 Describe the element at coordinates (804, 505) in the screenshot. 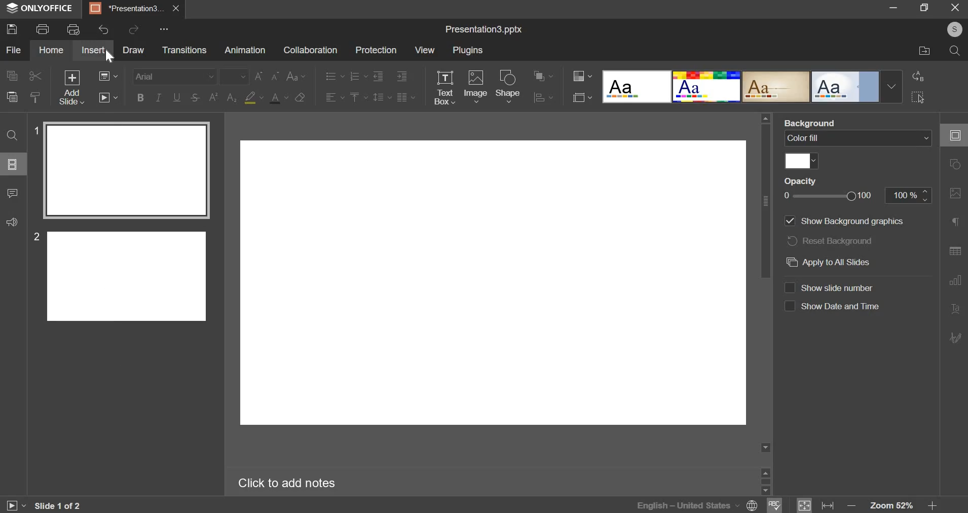

I see `fit to slide` at that location.